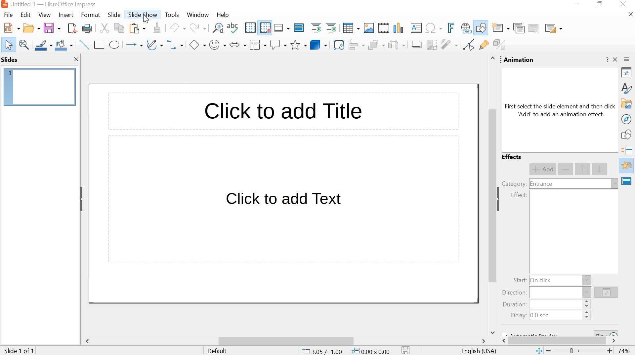 The width and height of the screenshot is (635, 355). I want to click on click to add text, so click(285, 202).